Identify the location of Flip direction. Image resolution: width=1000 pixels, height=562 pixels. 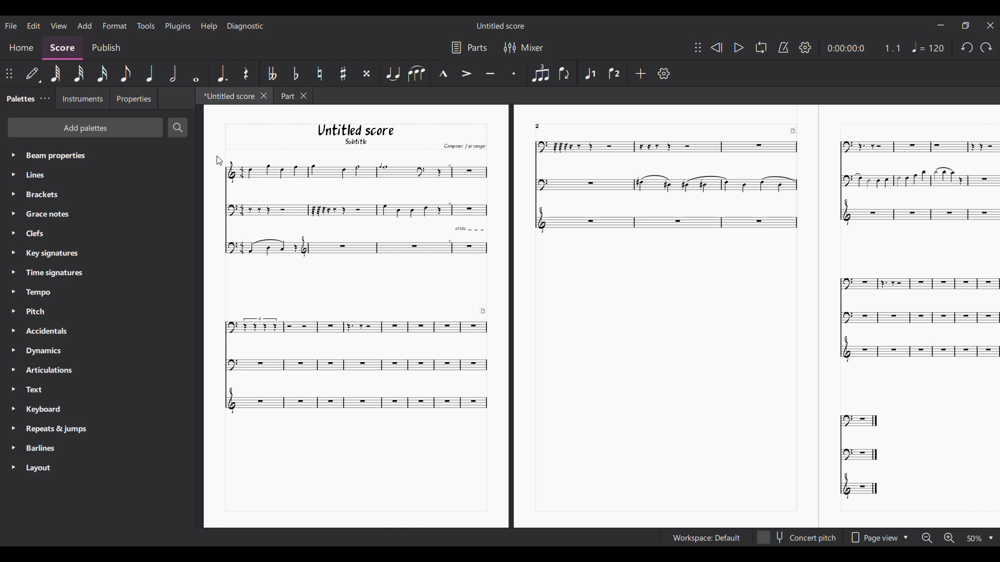
(564, 74).